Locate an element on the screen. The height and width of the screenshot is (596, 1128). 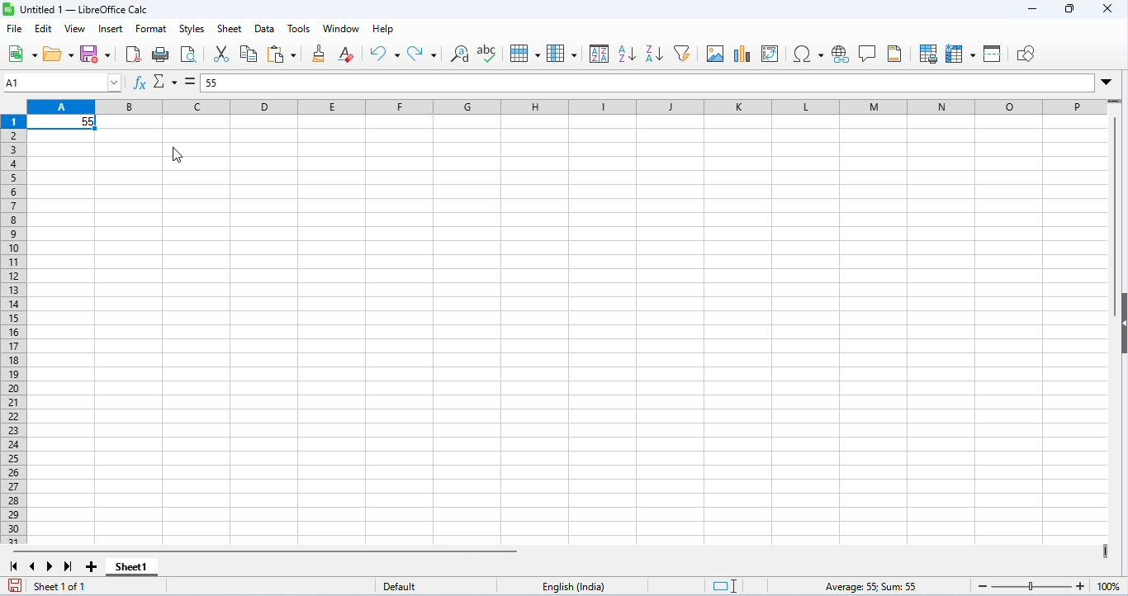
copy is located at coordinates (250, 54).